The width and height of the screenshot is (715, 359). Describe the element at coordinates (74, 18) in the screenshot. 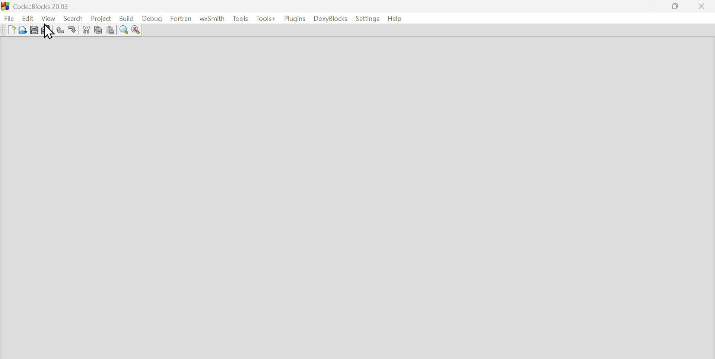

I see `Search` at that location.